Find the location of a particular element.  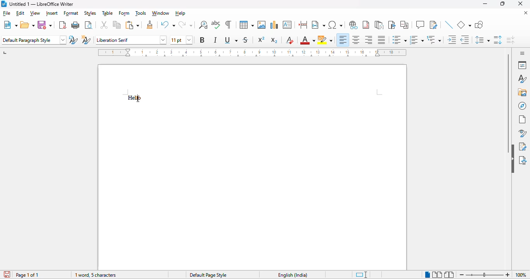

the document has not been modified since the last save is located at coordinates (6, 274).